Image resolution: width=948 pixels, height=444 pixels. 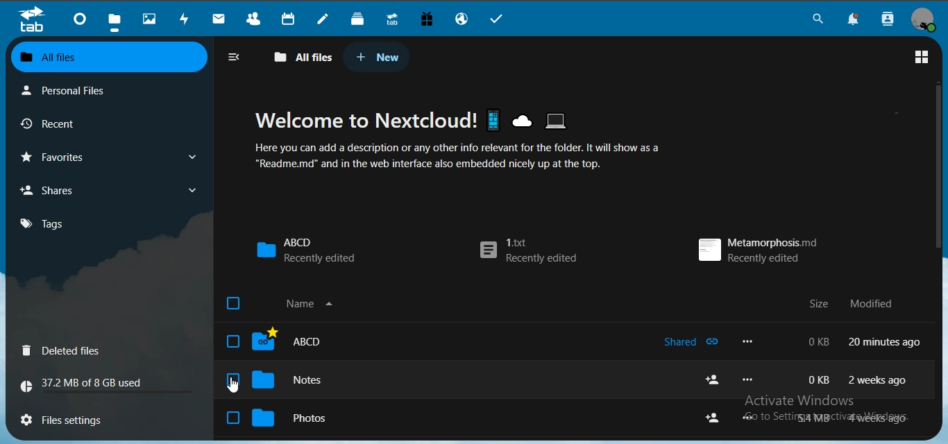 What do you see at coordinates (187, 19) in the screenshot?
I see `activity` at bounding box center [187, 19].